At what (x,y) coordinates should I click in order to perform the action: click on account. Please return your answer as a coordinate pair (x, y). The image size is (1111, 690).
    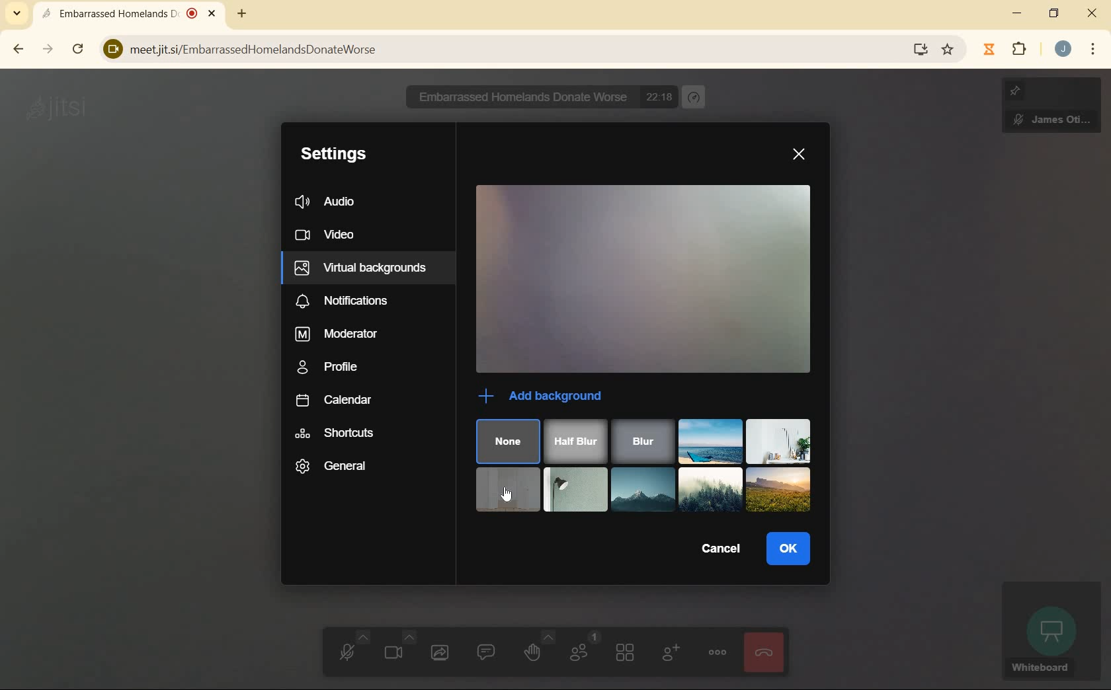
    Looking at the image, I should click on (1063, 48).